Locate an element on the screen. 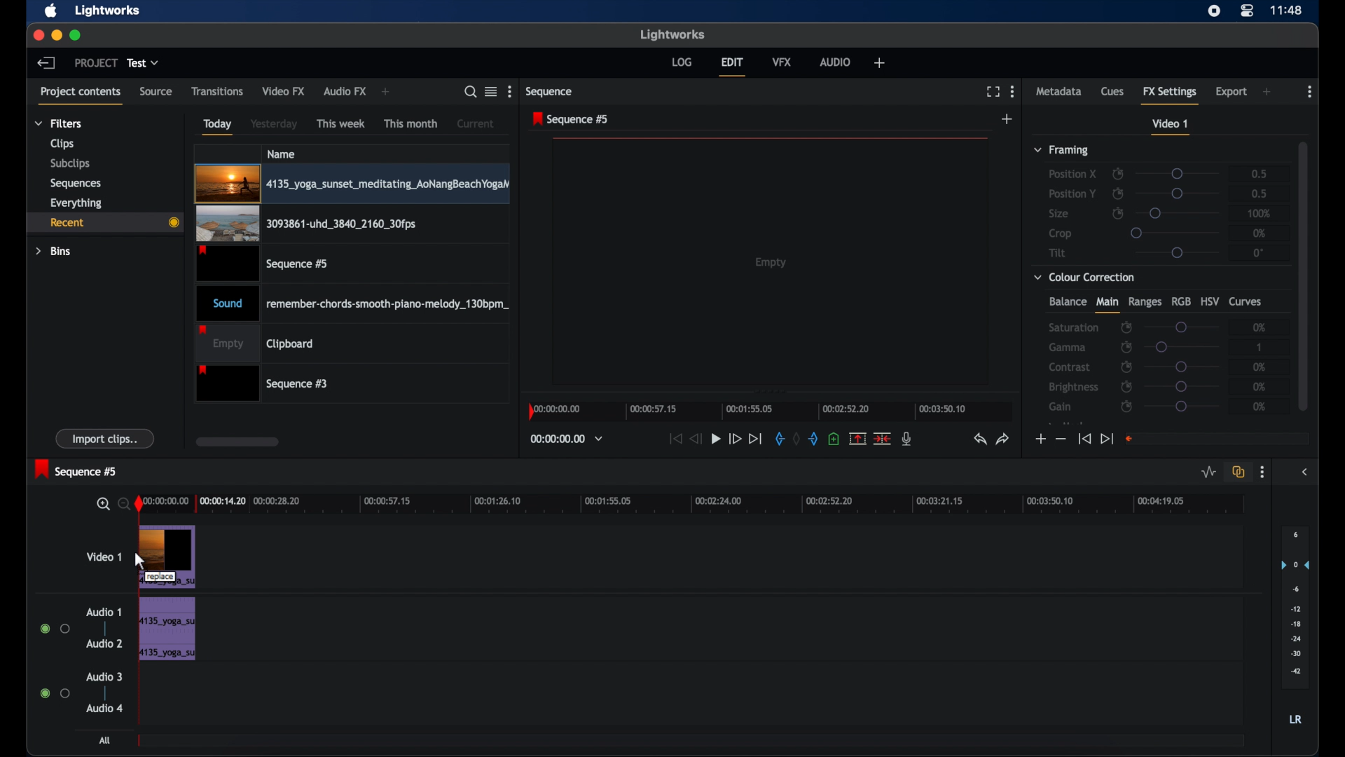 The width and height of the screenshot is (1345, 757). 0% is located at coordinates (1260, 407).